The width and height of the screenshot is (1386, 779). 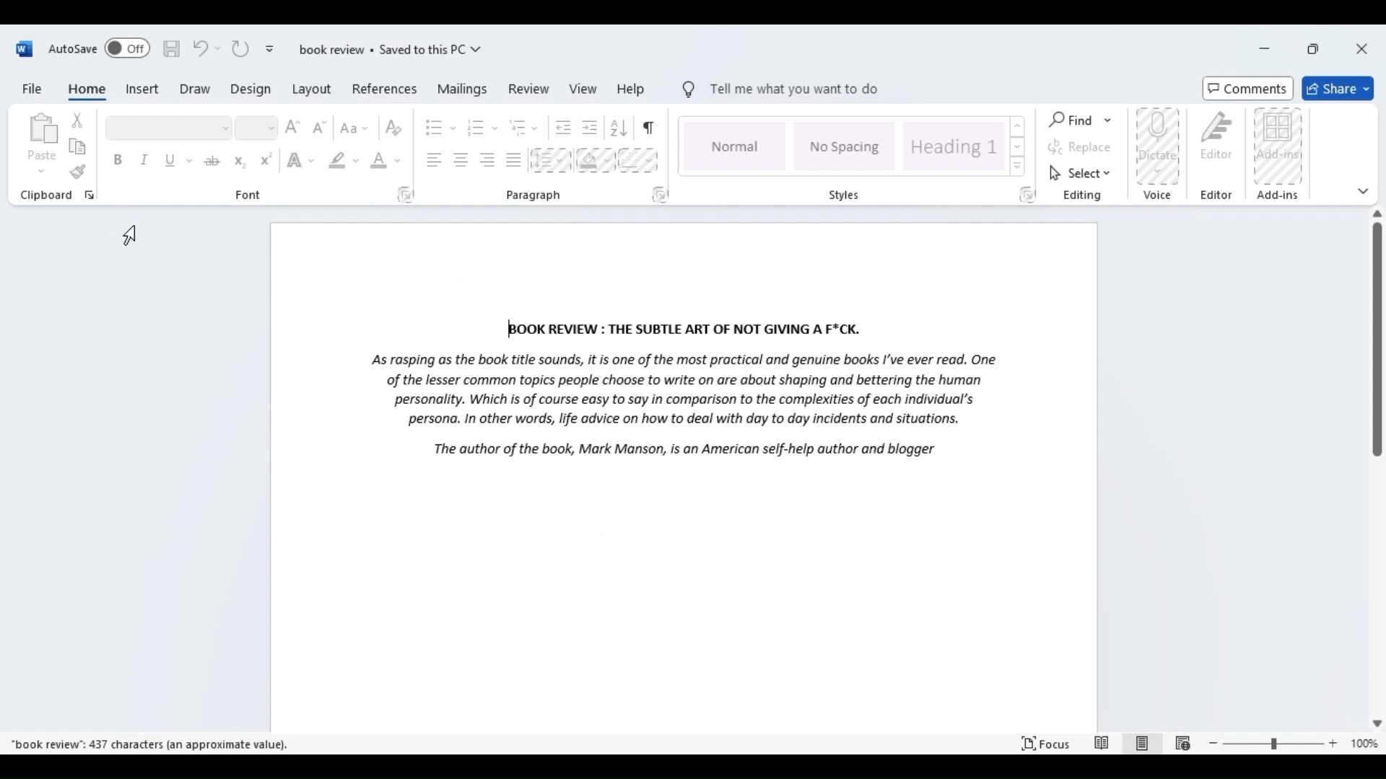 I want to click on Design, so click(x=248, y=90).